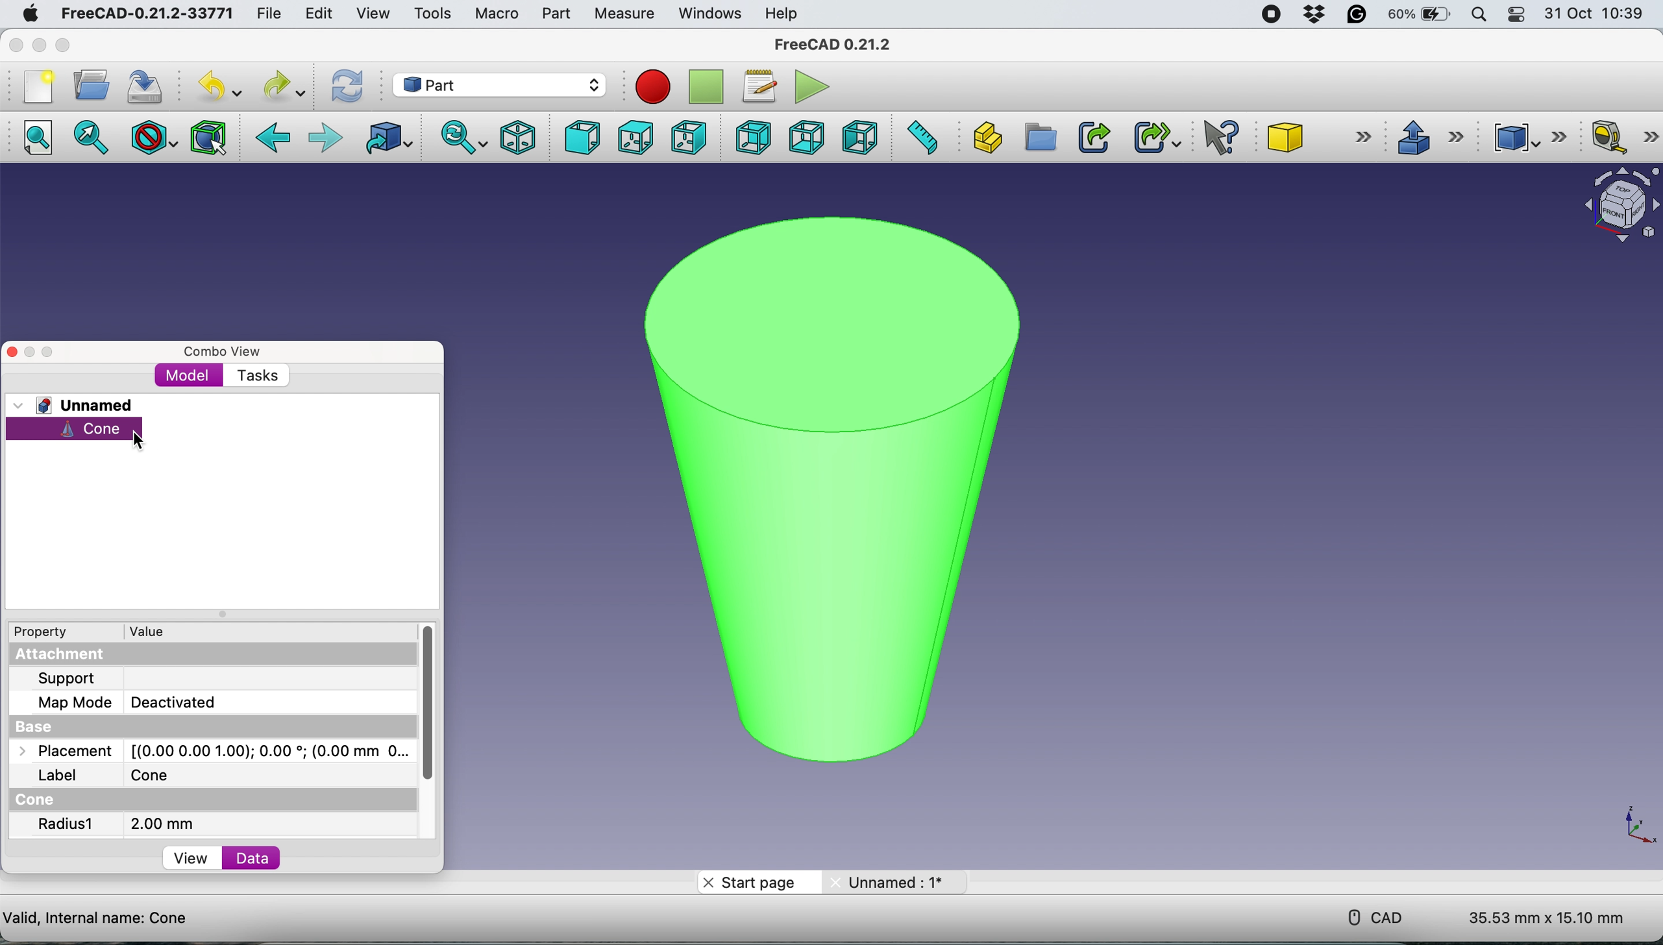 The height and width of the screenshot is (945, 1663). I want to click on support, so click(69, 679).